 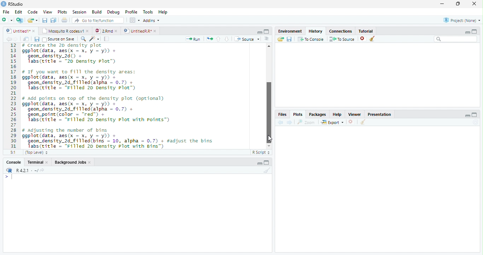 What do you see at coordinates (332, 123) in the screenshot?
I see `export` at bounding box center [332, 123].